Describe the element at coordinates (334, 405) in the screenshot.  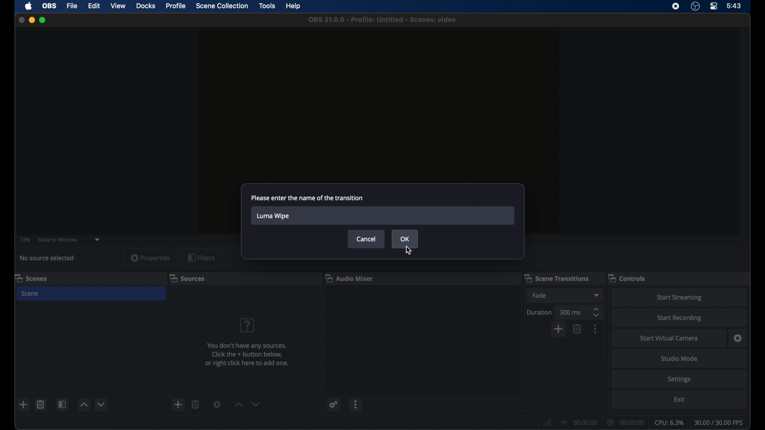
I see `settings` at that location.